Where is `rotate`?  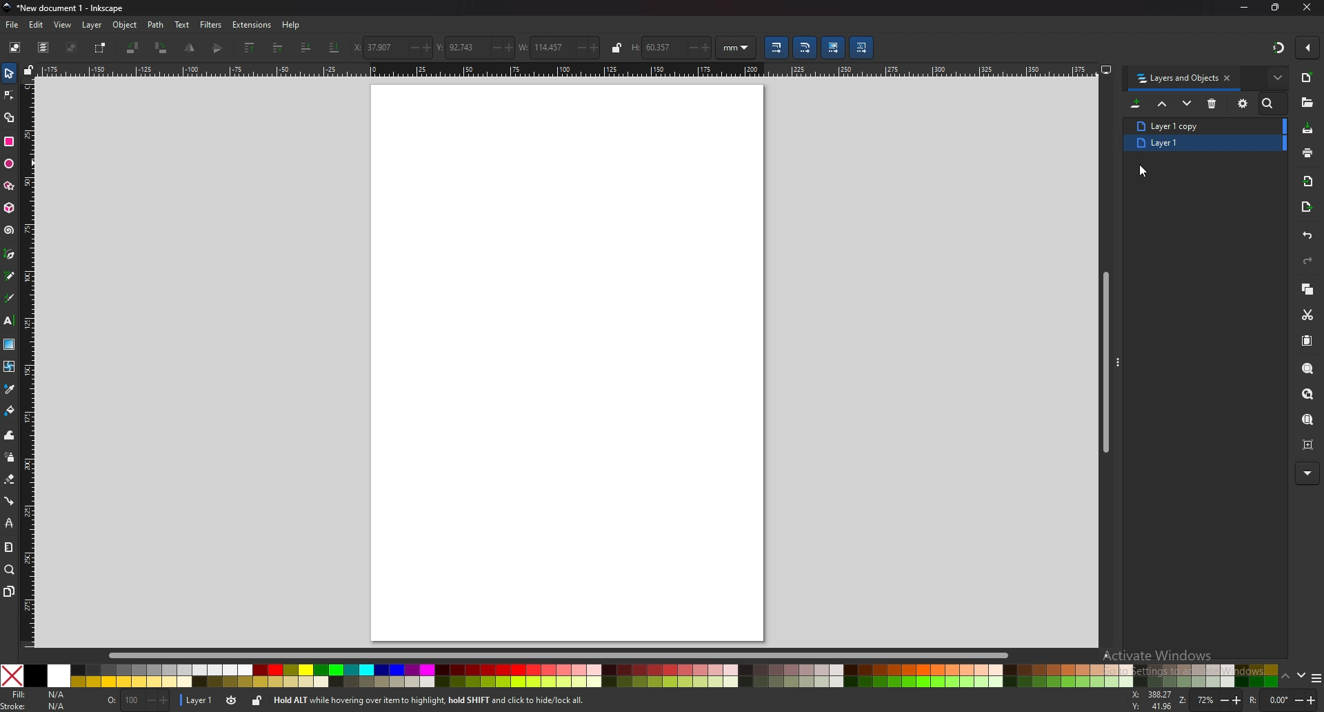
rotate is located at coordinates (1283, 700).